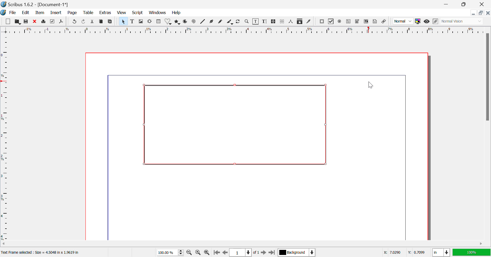 The image size is (491, 257). Describe the element at coordinates (248, 22) in the screenshot. I see `Zoom` at that location.